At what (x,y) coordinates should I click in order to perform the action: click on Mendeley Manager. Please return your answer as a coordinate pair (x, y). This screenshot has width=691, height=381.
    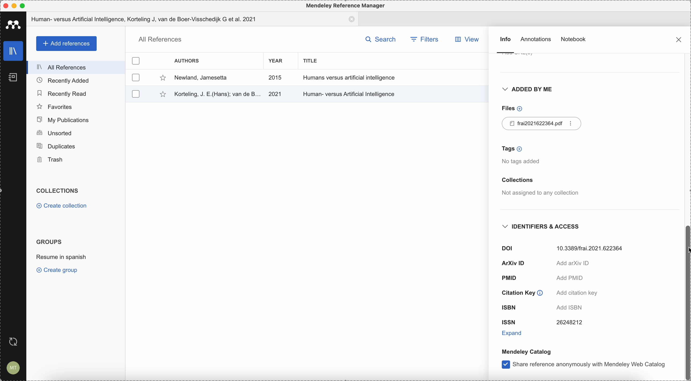
    Looking at the image, I should click on (346, 6).